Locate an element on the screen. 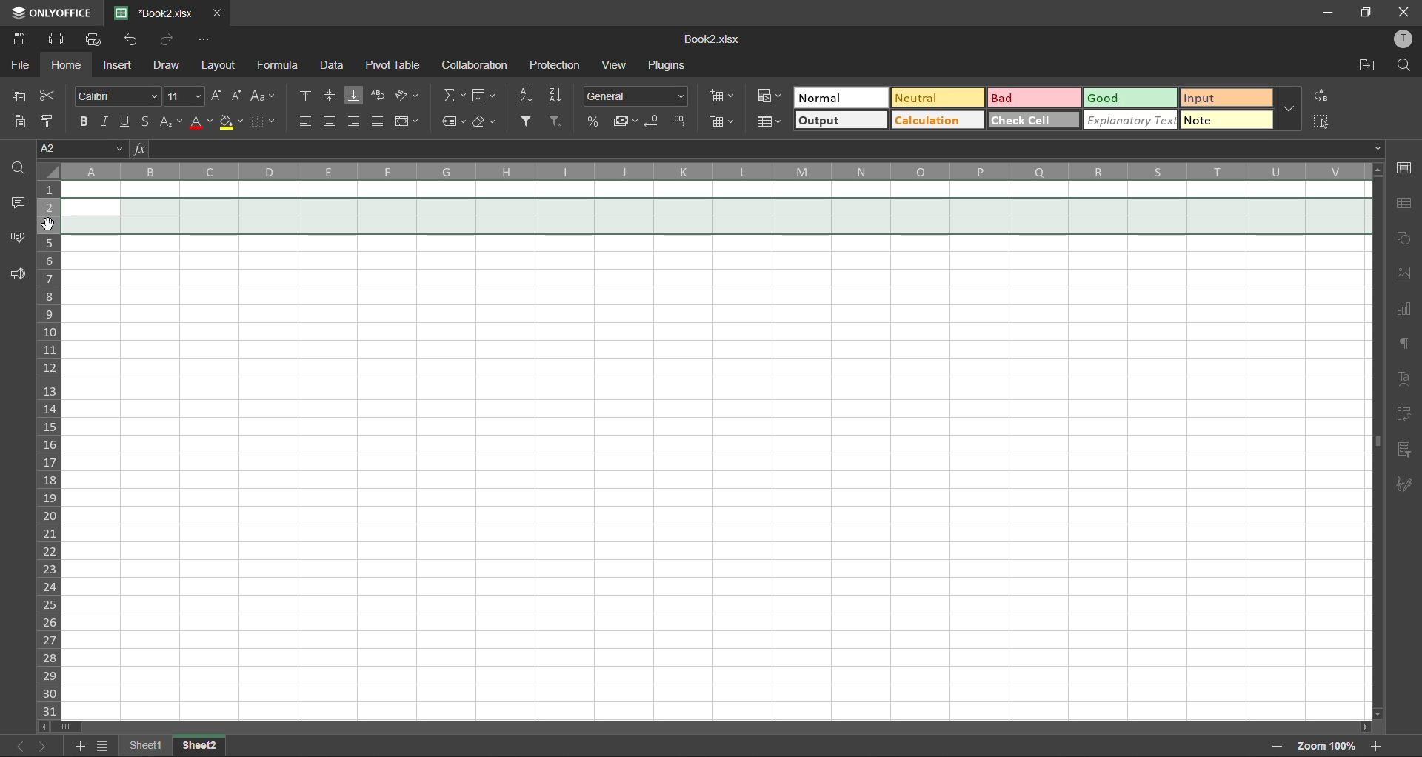  home is located at coordinates (68, 65).